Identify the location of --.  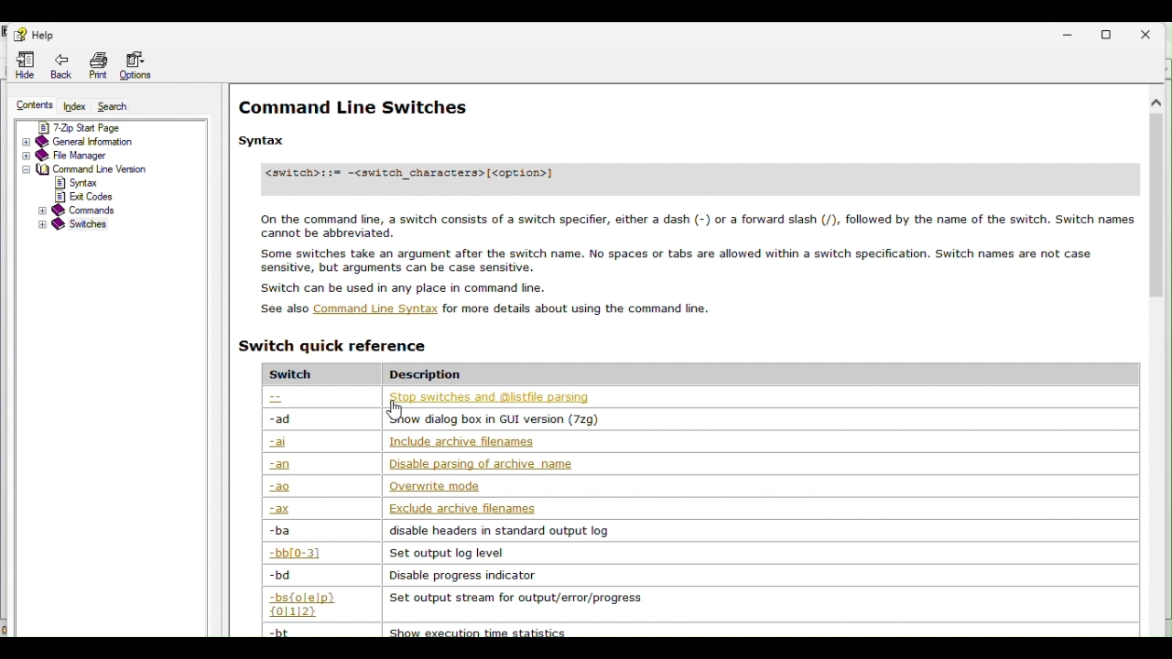
(280, 398).